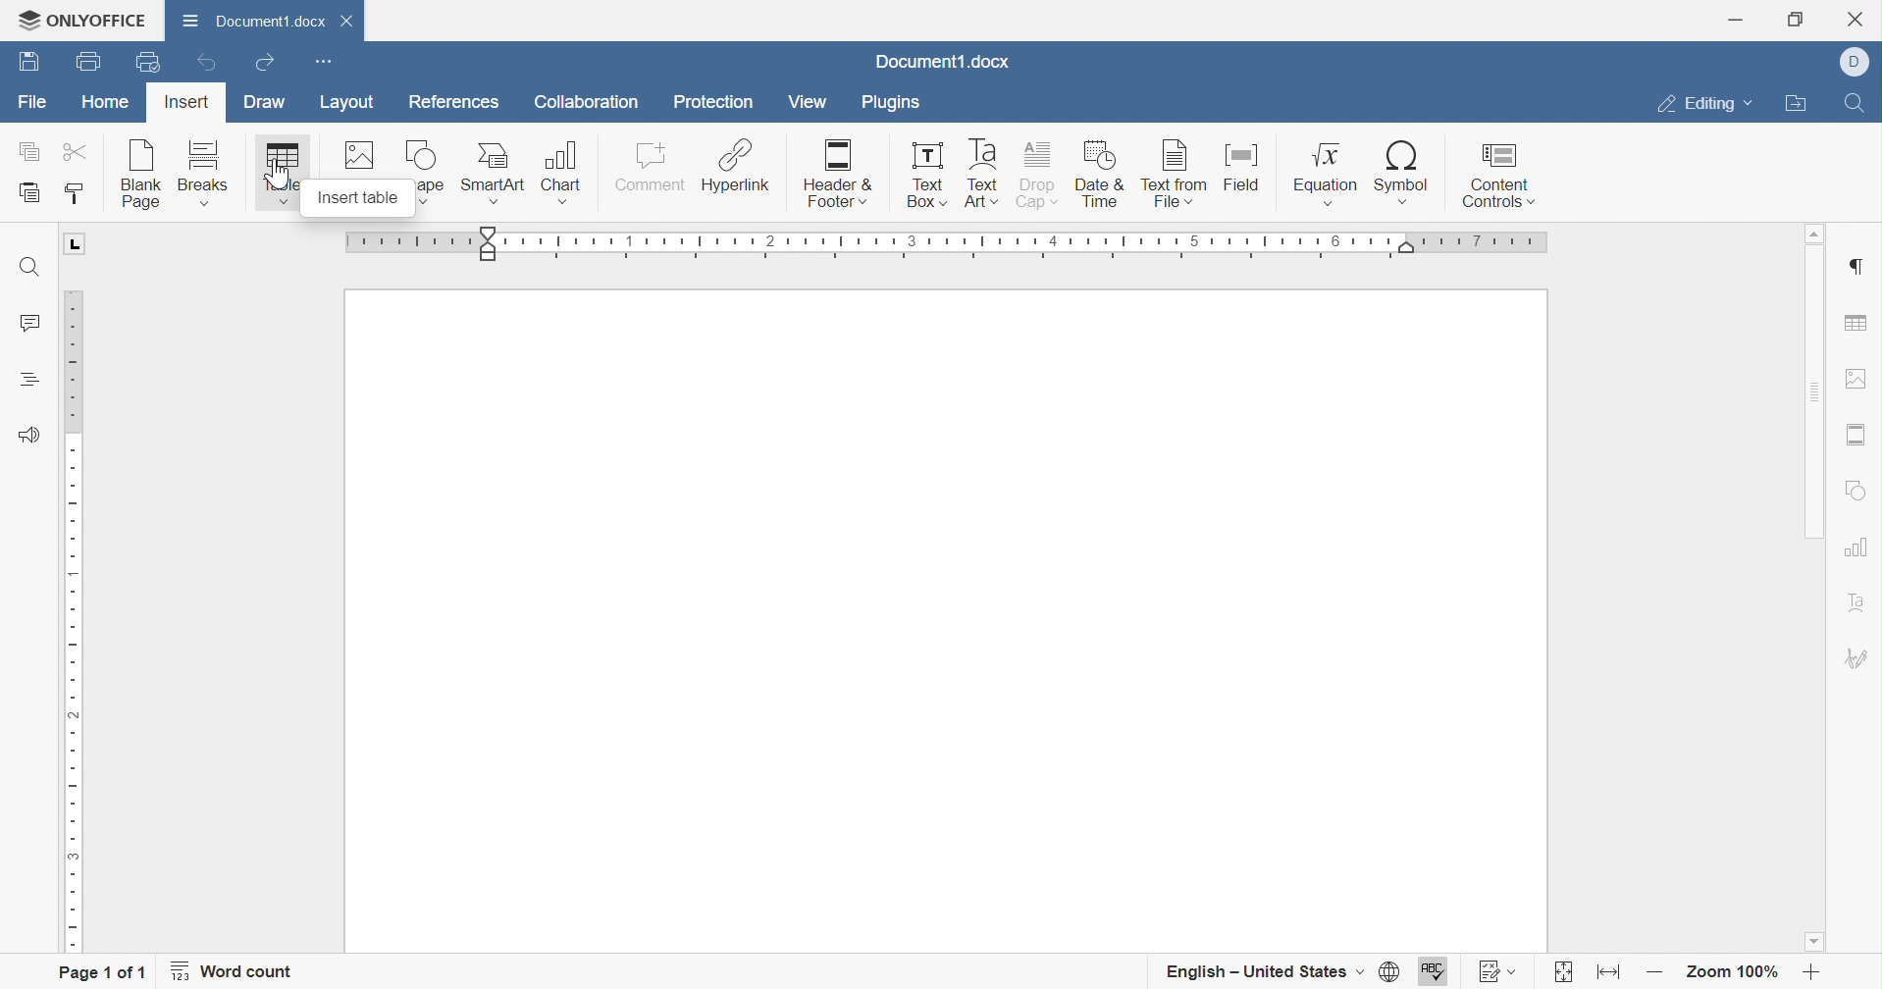  I want to click on Quick print, so click(149, 62).